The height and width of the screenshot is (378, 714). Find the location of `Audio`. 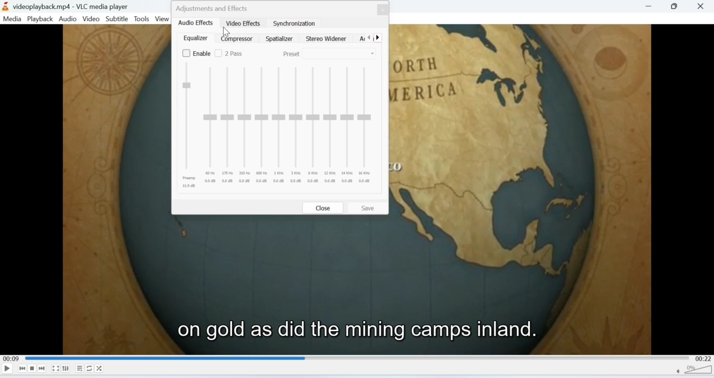

Audio is located at coordinates (68, 19).